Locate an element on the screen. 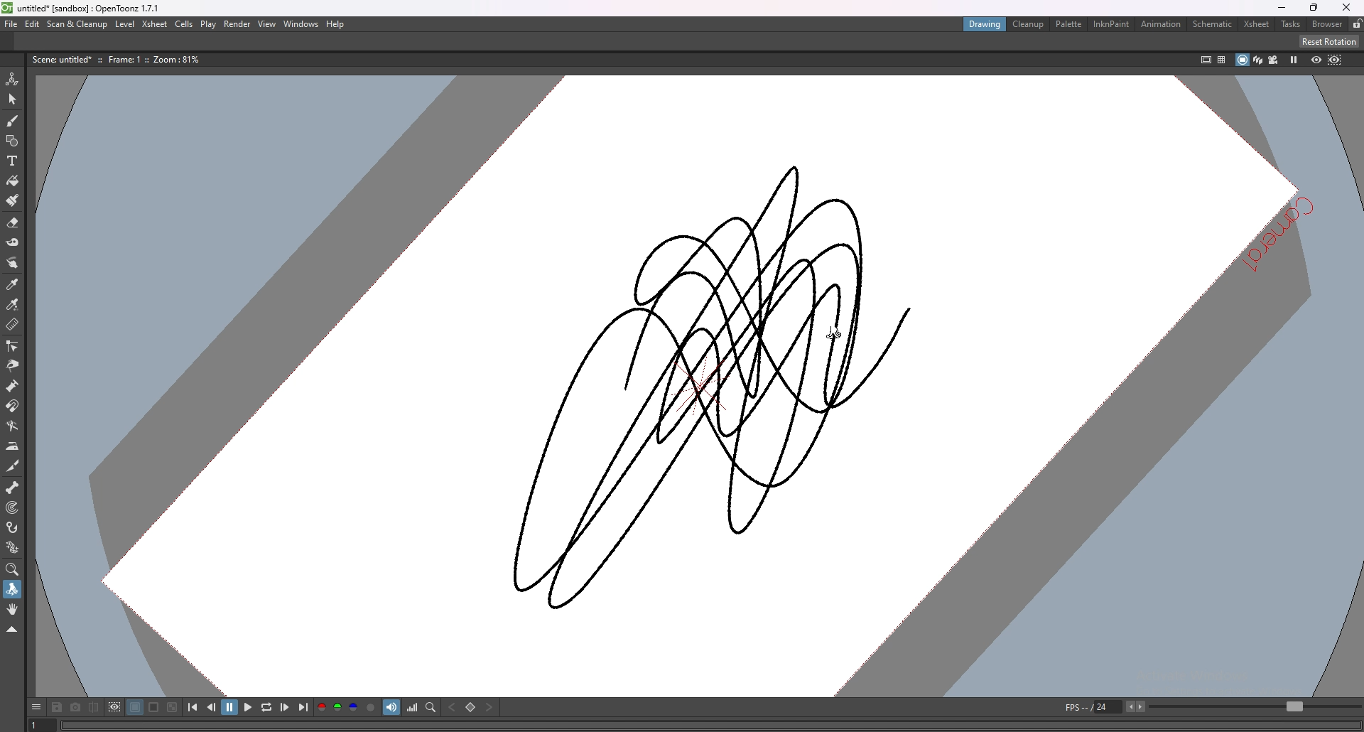  animate tool is located at coordinates (12, 80).